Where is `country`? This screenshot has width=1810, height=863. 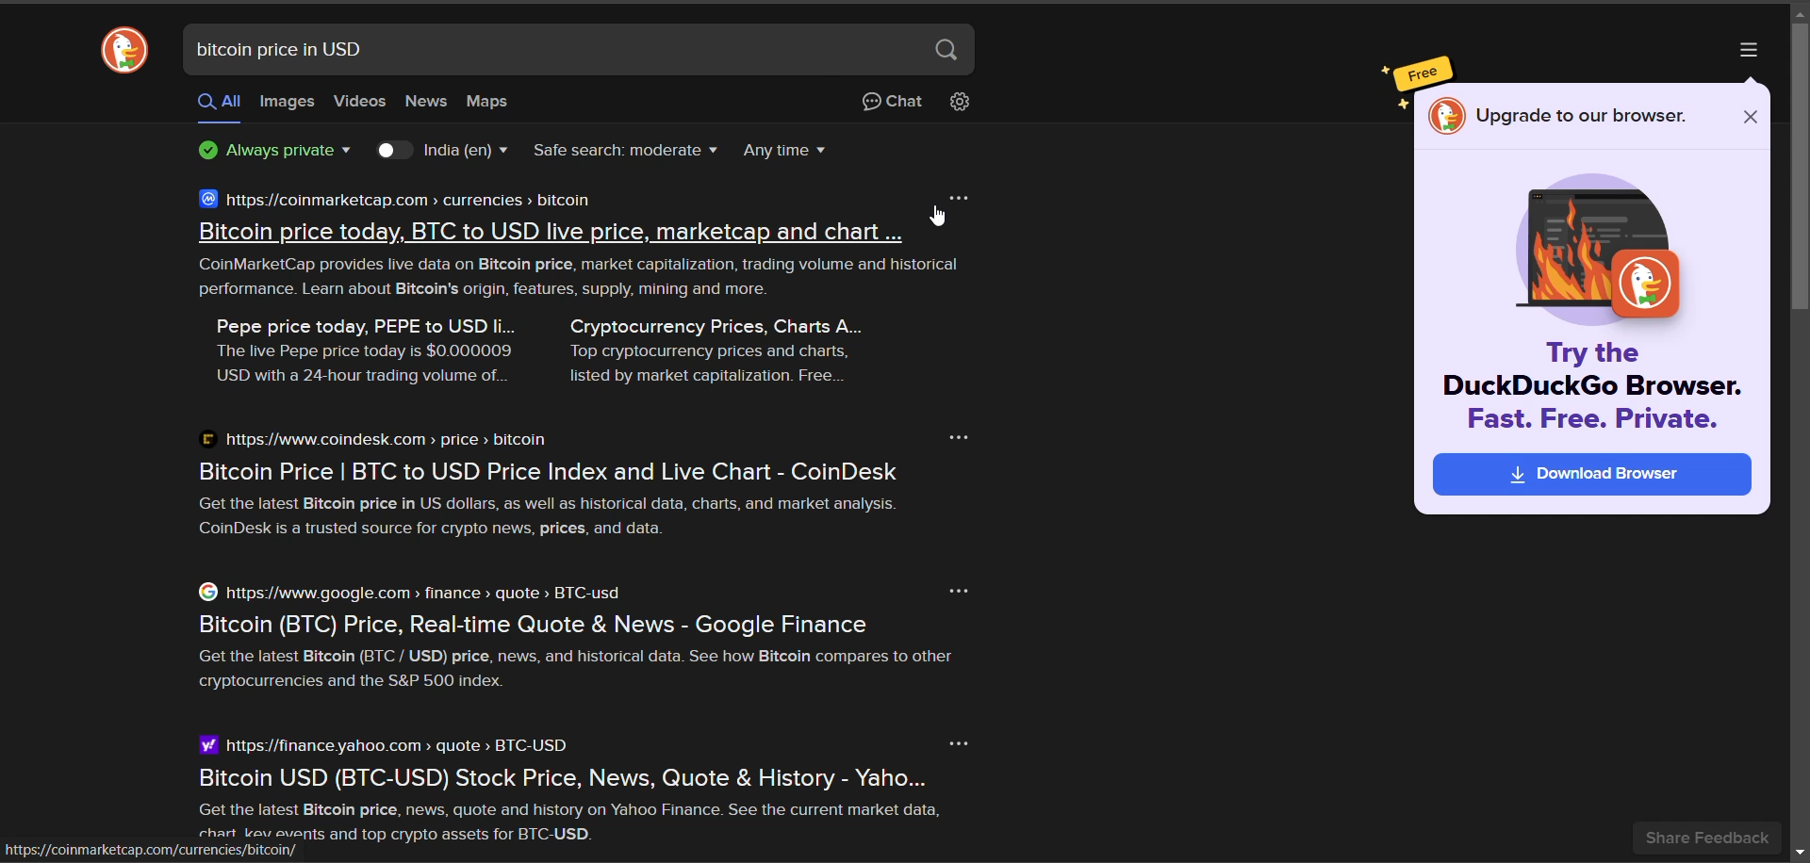
country is located at coordinates (464, 152).